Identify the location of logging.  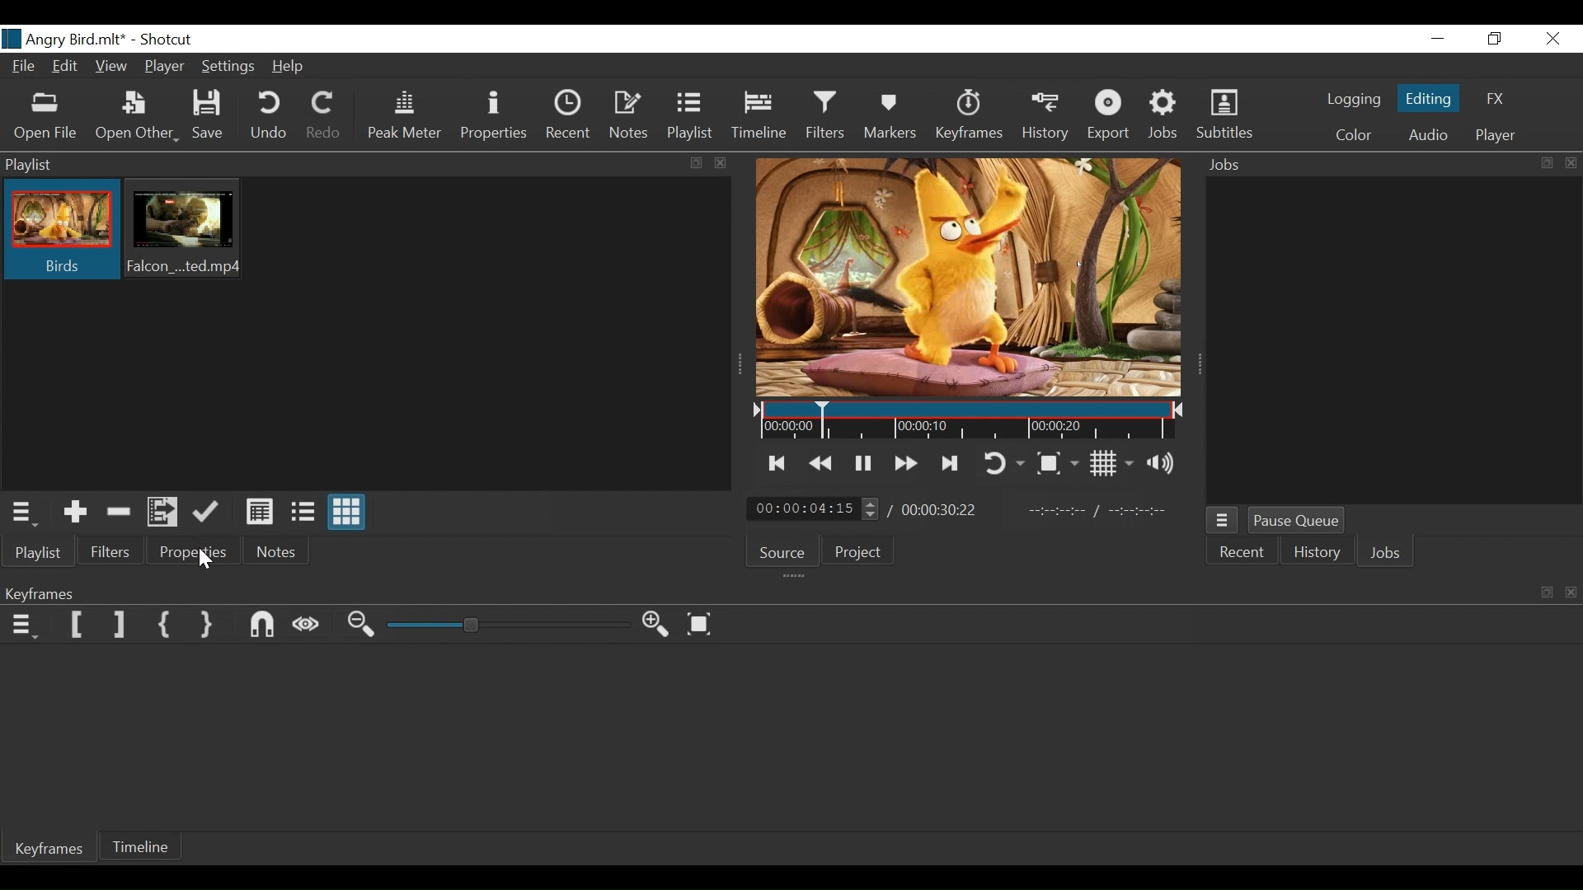
(1347, 101).